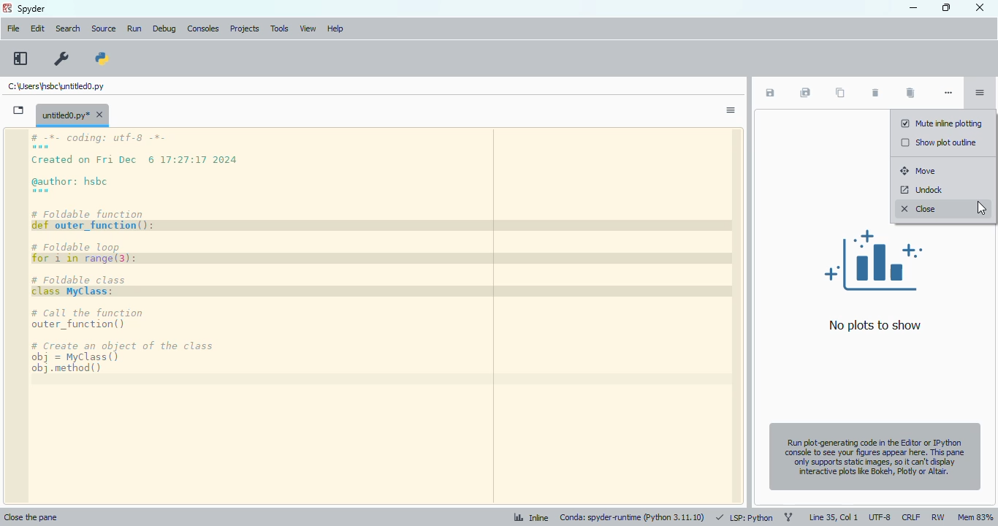 This screenshot has height=526, width=998. I want to click on mute inline plotting, so click(941, 123).